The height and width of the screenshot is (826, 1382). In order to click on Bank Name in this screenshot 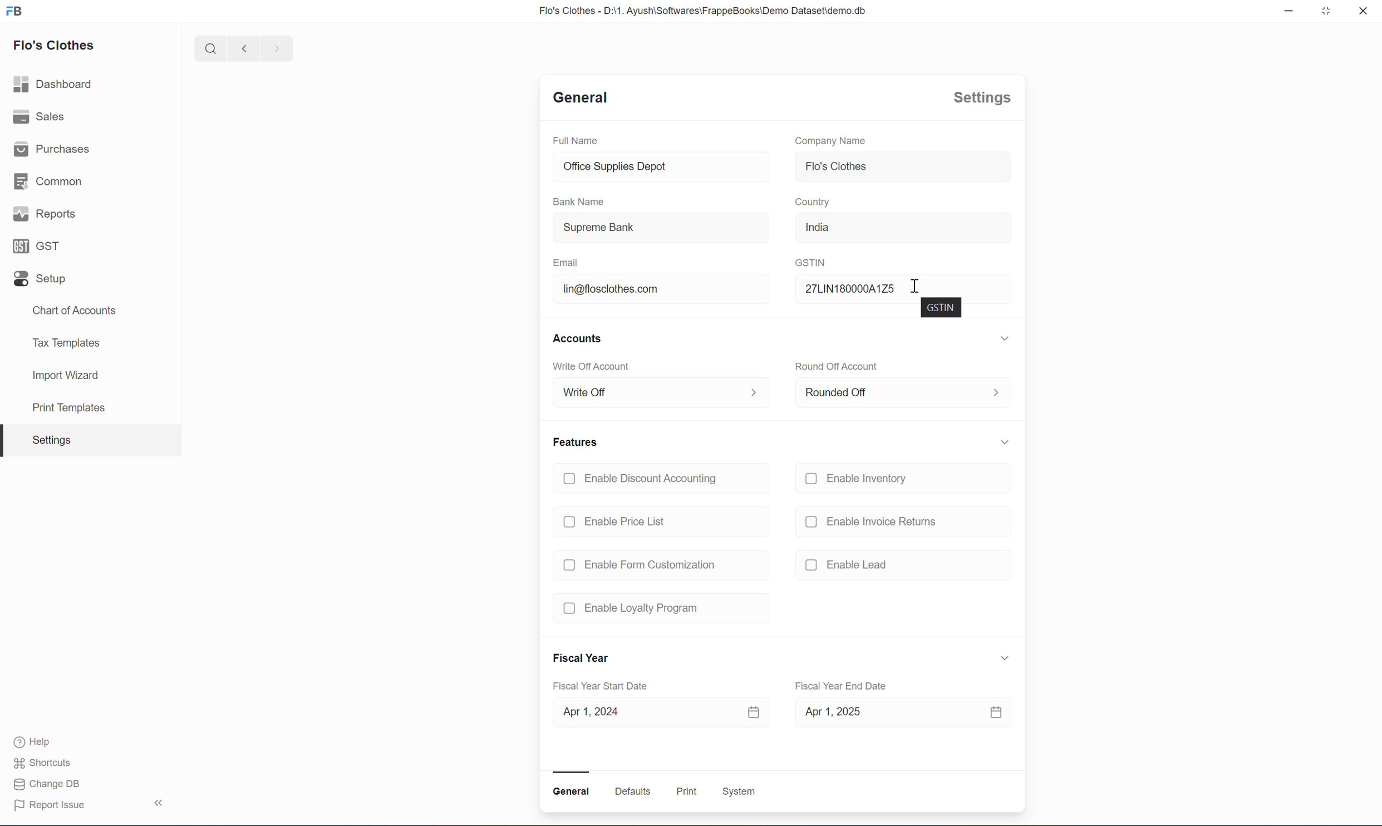, I will do `click(578, 201)`.